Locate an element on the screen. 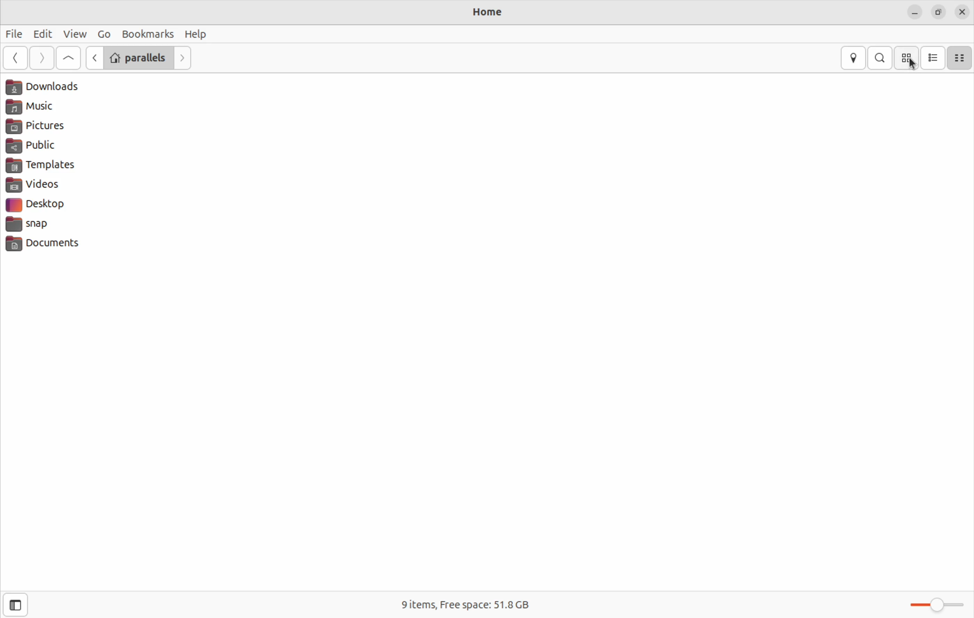 The height and width of the screenshot is (618, 974). view is located at coordinates (73, 33).